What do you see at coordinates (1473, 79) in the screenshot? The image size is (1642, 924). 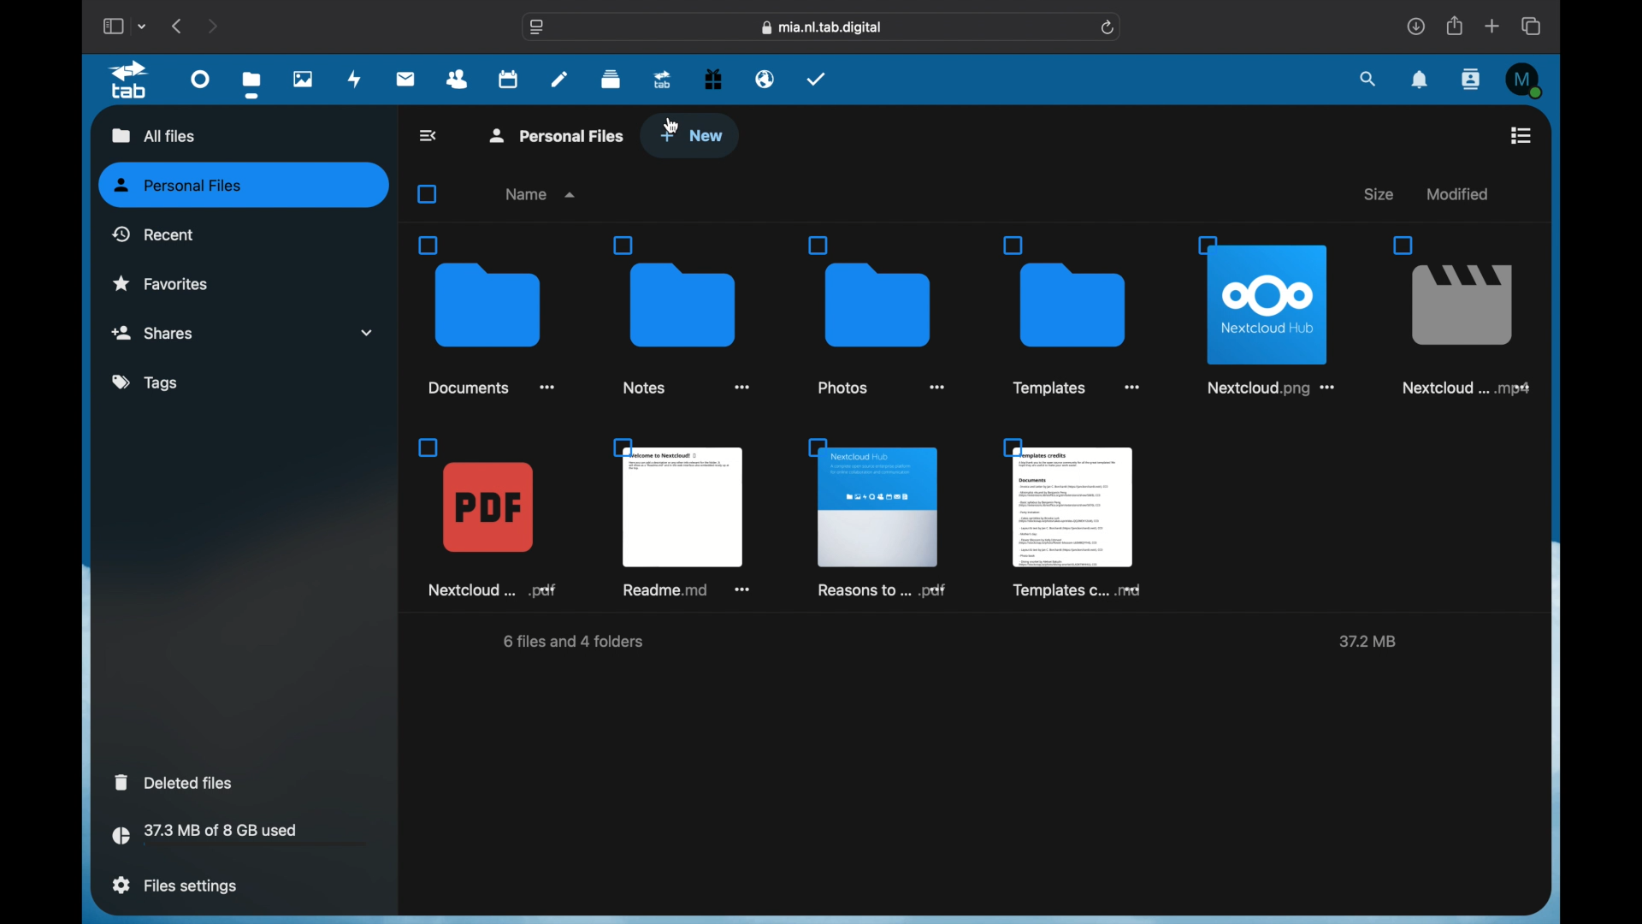 I see `contacts` at bounding box center [1473, 79].